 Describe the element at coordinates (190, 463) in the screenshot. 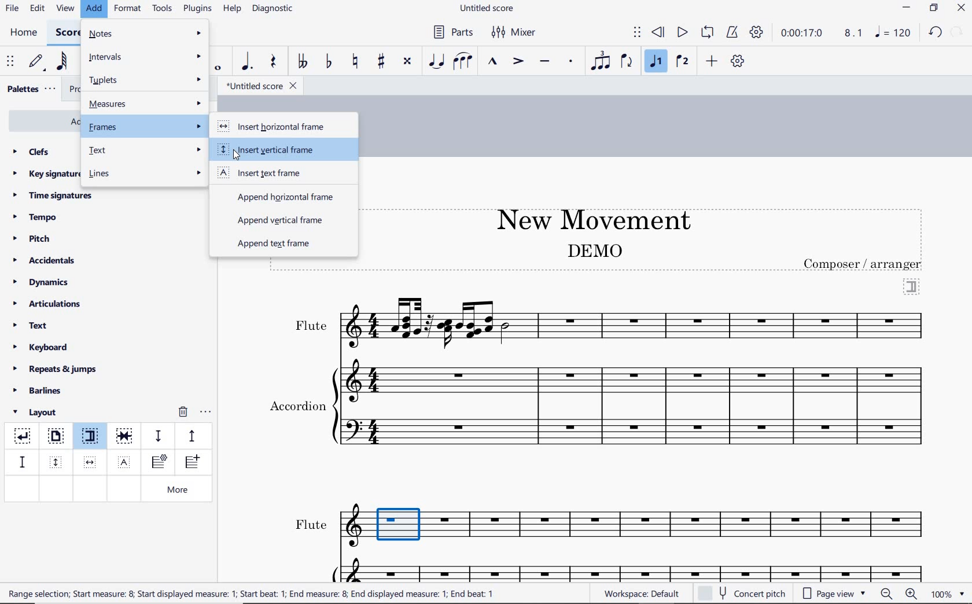

I see `insert one measure before selection` at that location.